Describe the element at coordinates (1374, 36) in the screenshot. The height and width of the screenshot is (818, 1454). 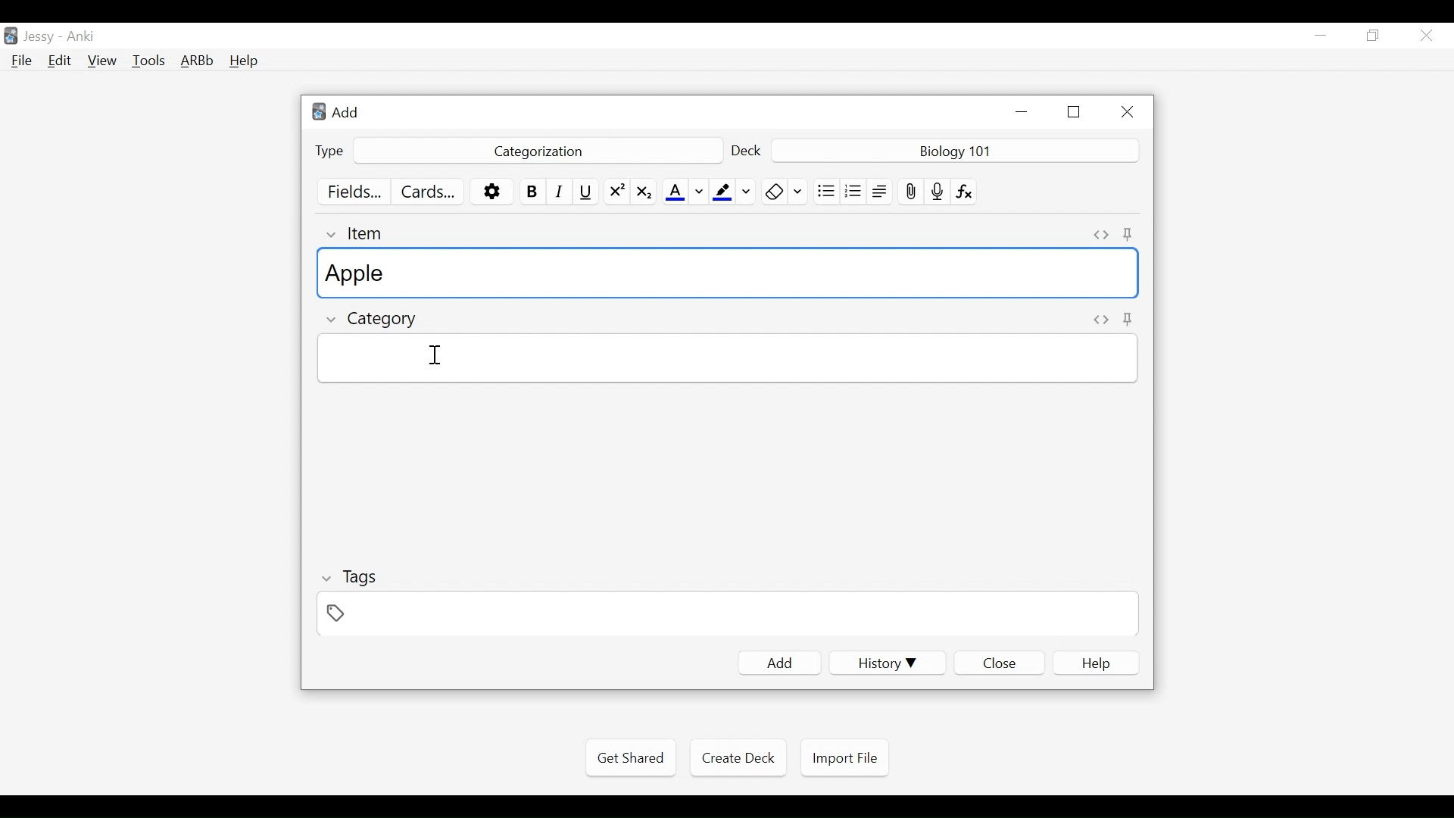
I see `Restore` at that location.